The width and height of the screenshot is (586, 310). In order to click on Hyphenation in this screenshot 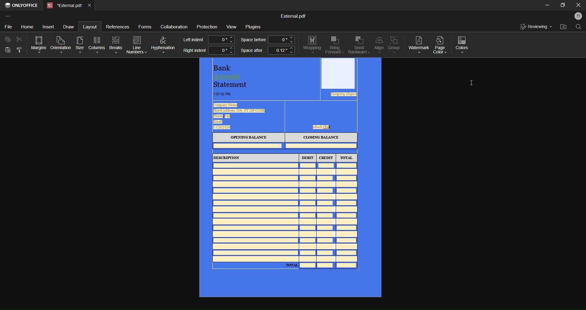, I will do `click(164, 43)`.